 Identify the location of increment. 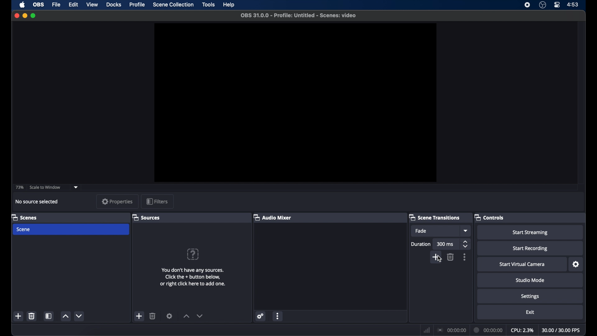
(185, 316).